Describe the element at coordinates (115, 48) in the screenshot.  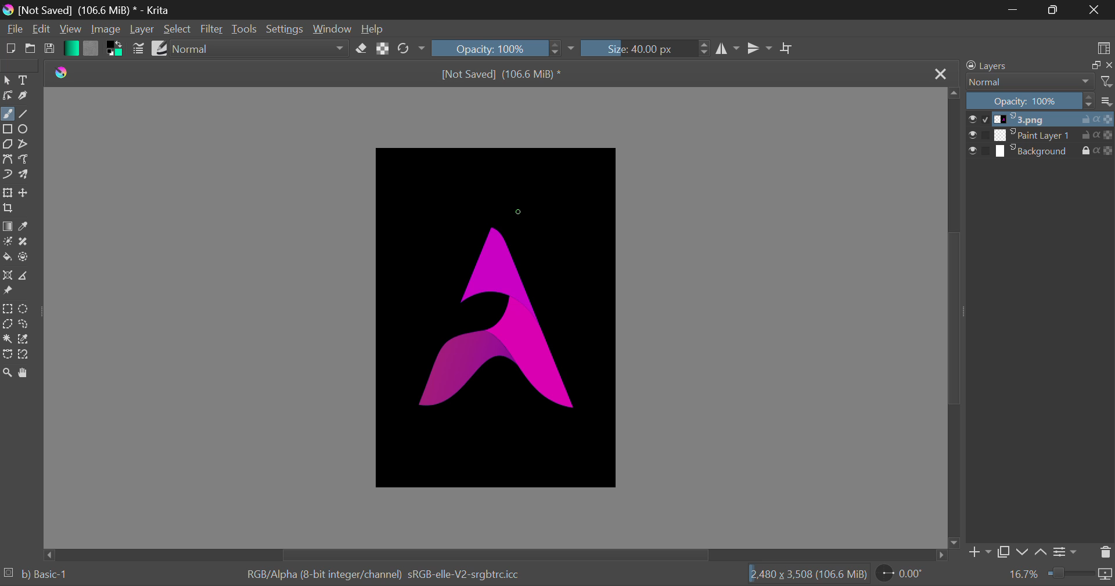
I see `Colors in Use` at that location.